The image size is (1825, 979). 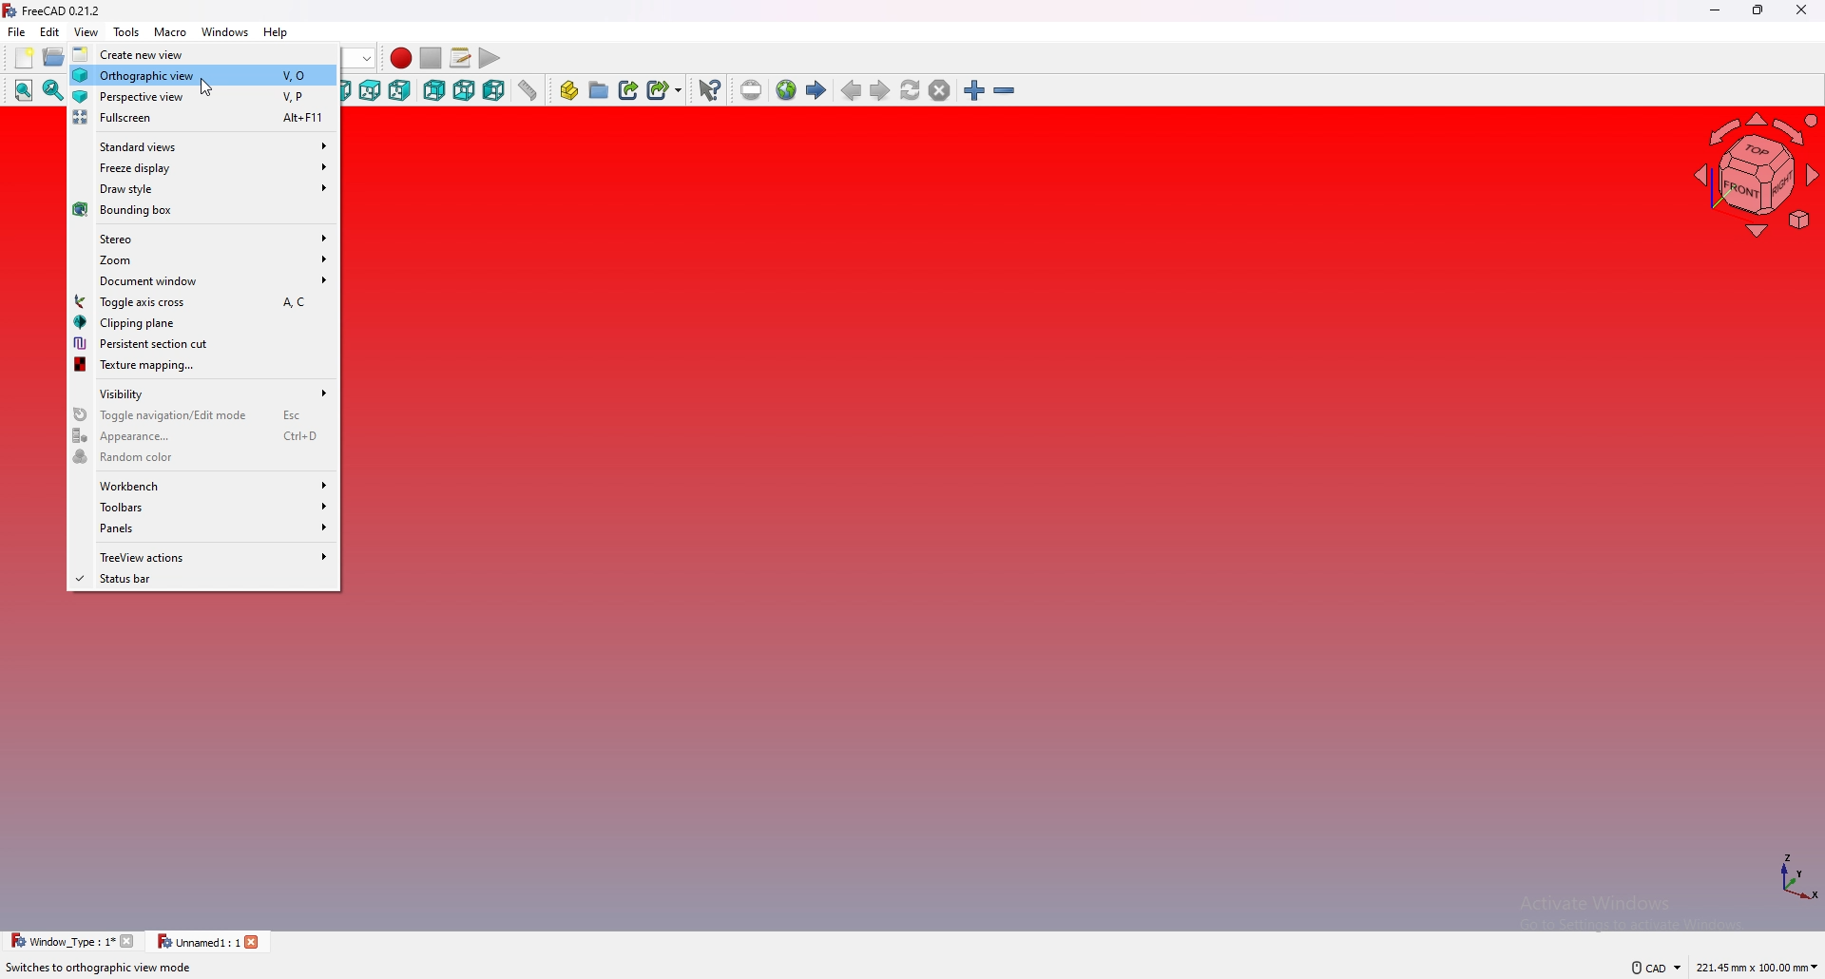 I want to click on right, so click(x=401, y=91).